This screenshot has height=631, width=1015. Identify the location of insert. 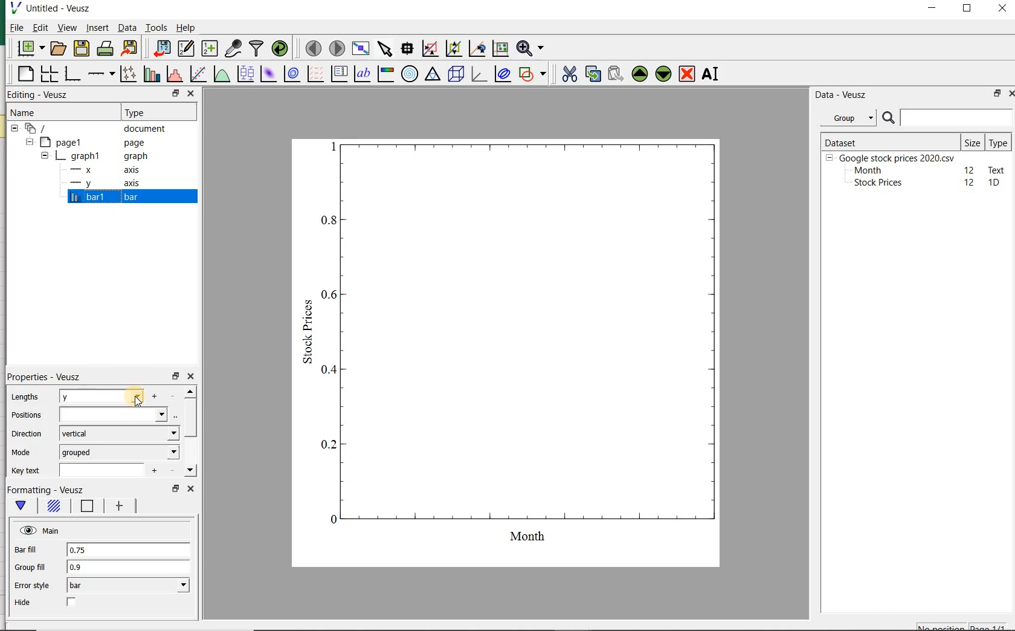
(97, 28).